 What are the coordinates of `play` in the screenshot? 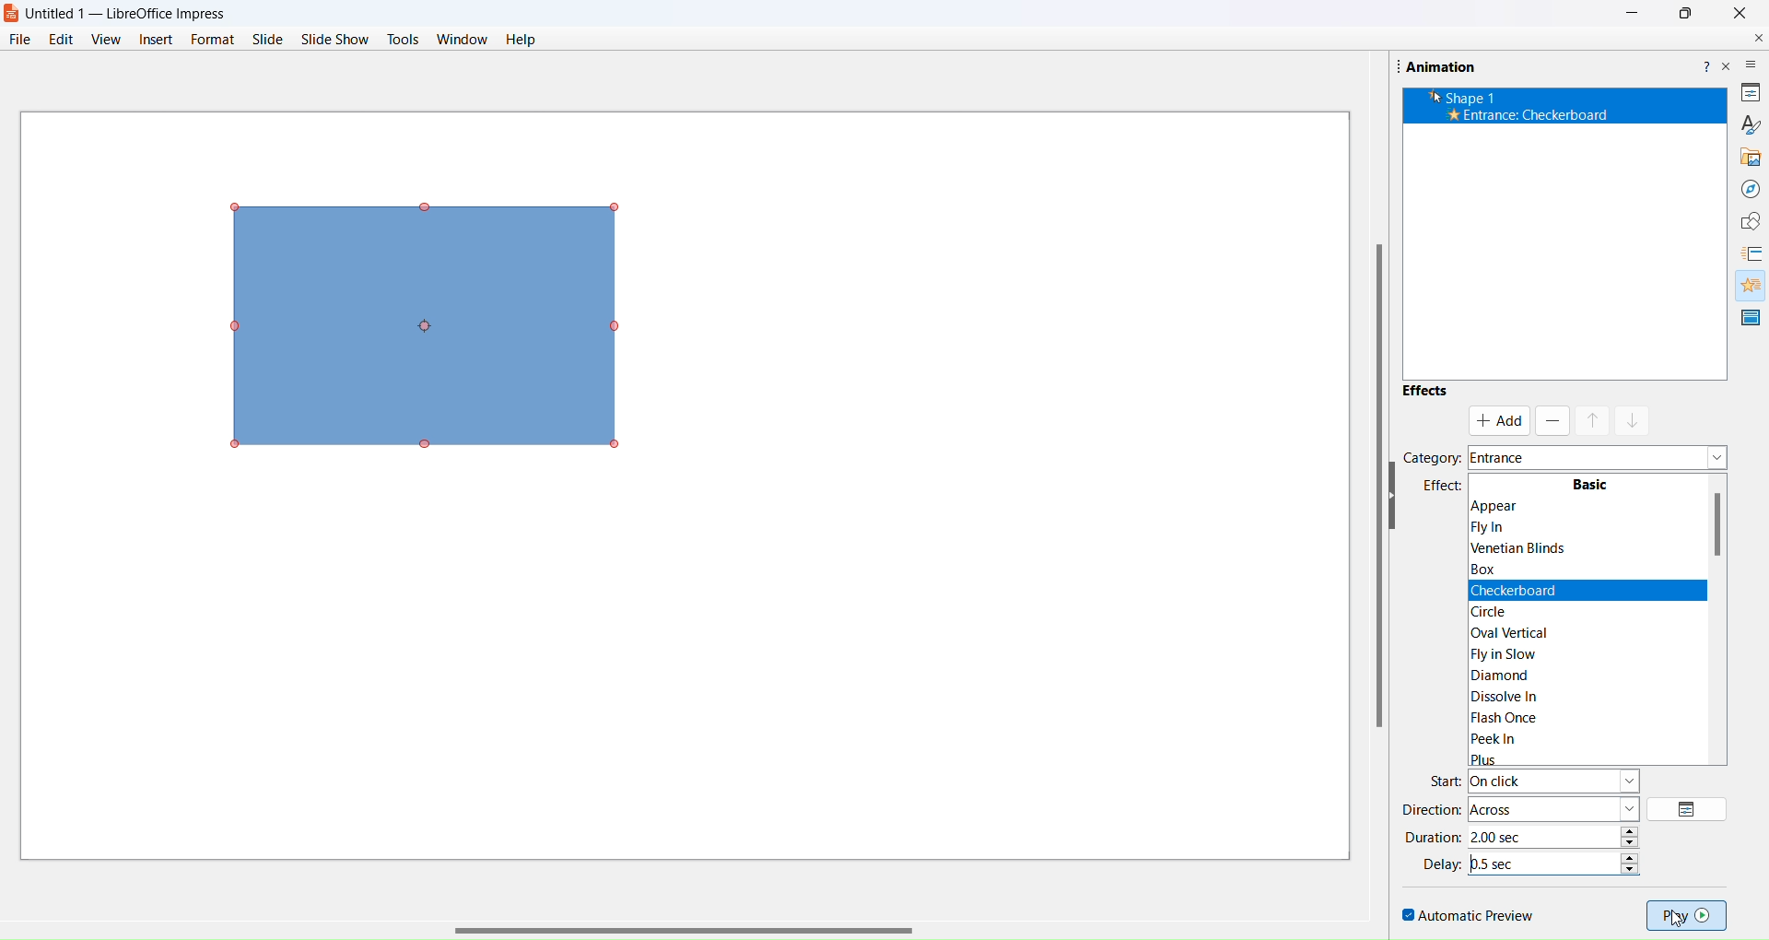 It's located at (1688, 913).